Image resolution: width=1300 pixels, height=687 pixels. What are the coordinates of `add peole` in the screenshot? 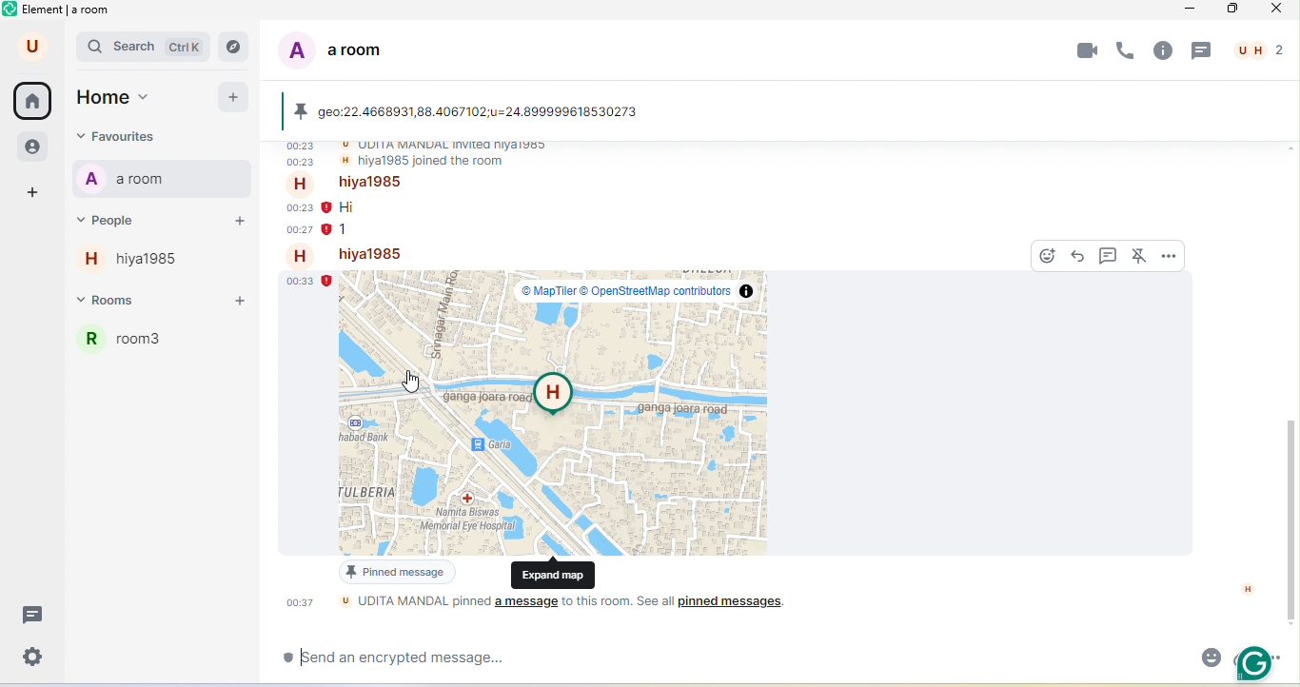 It's located at (238, 225).